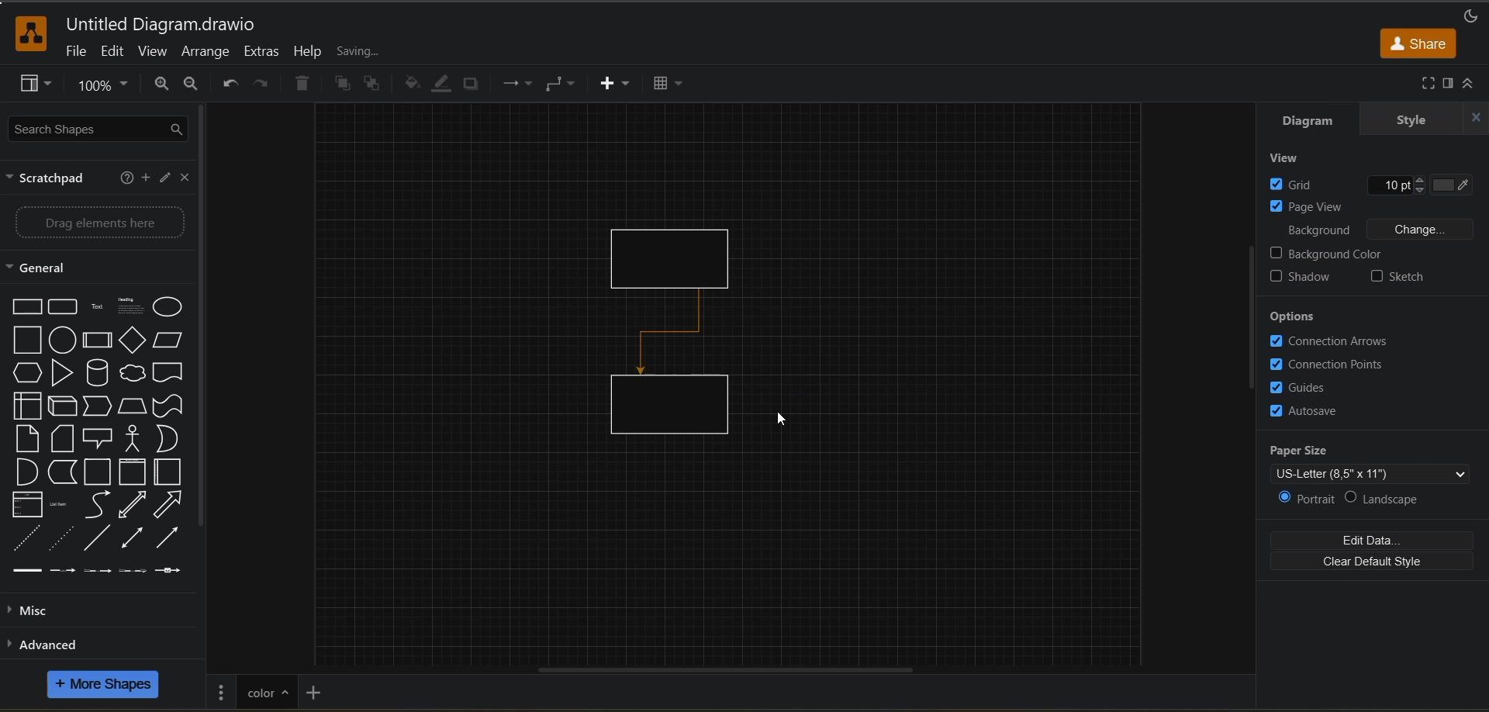 The width and height of the screenshot is (1489, 712). I want to click on Step, so click(101, 407).